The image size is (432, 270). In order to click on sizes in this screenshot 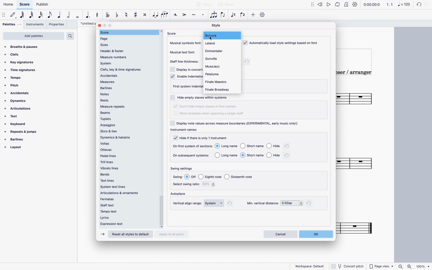, I will do `click(126, 44)`.